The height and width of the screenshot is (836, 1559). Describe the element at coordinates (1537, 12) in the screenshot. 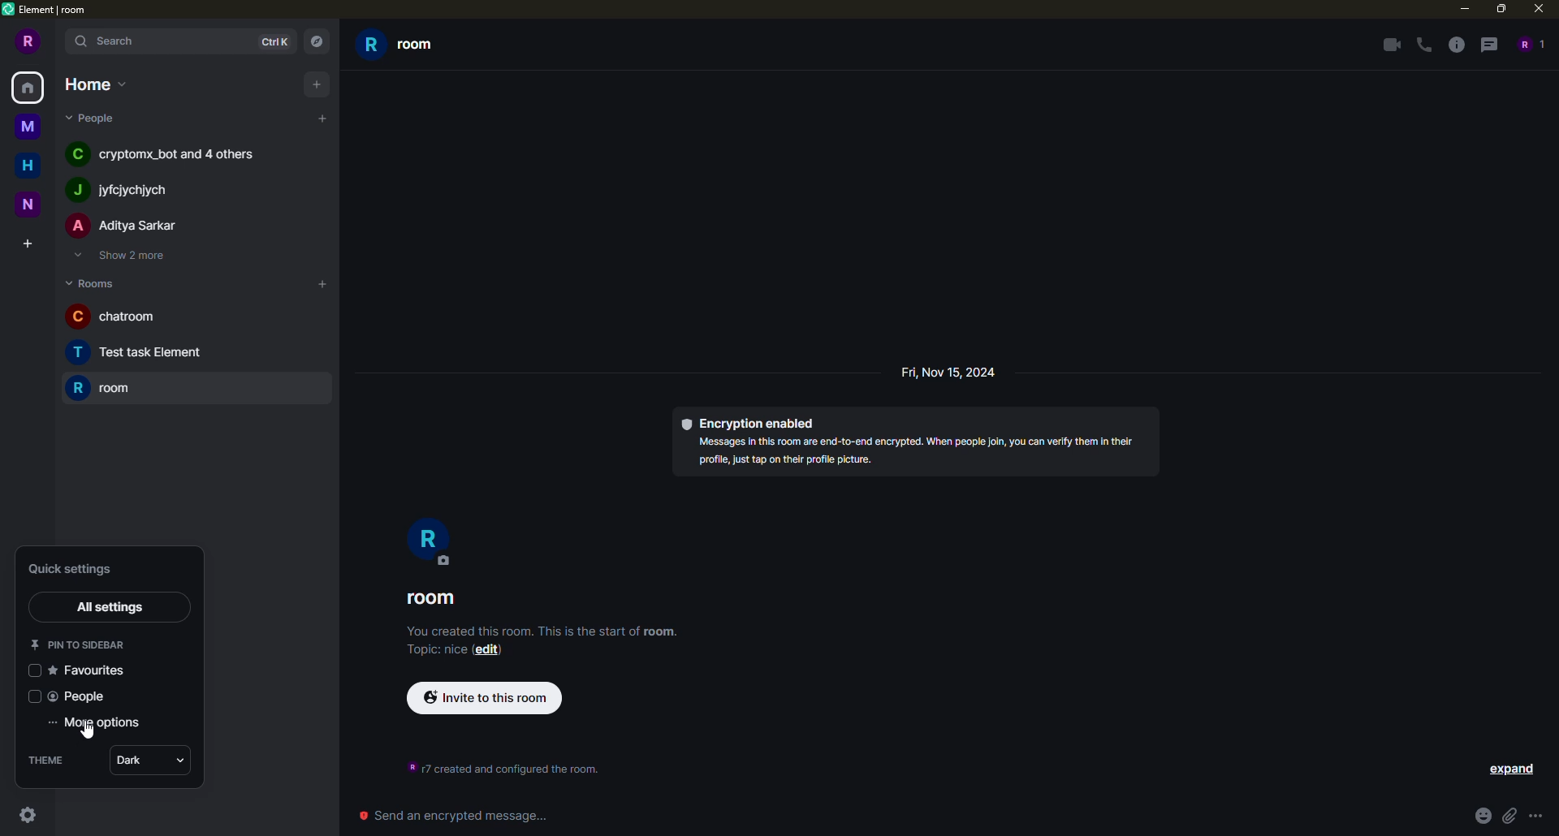

I see `close` at that location.